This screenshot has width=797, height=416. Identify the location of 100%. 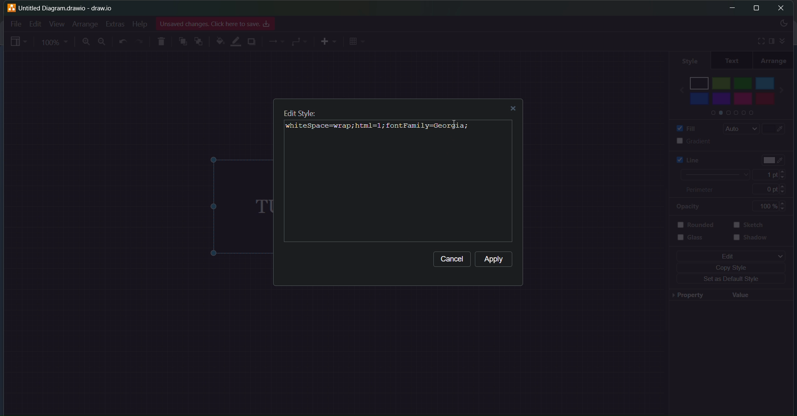
(773, 206).